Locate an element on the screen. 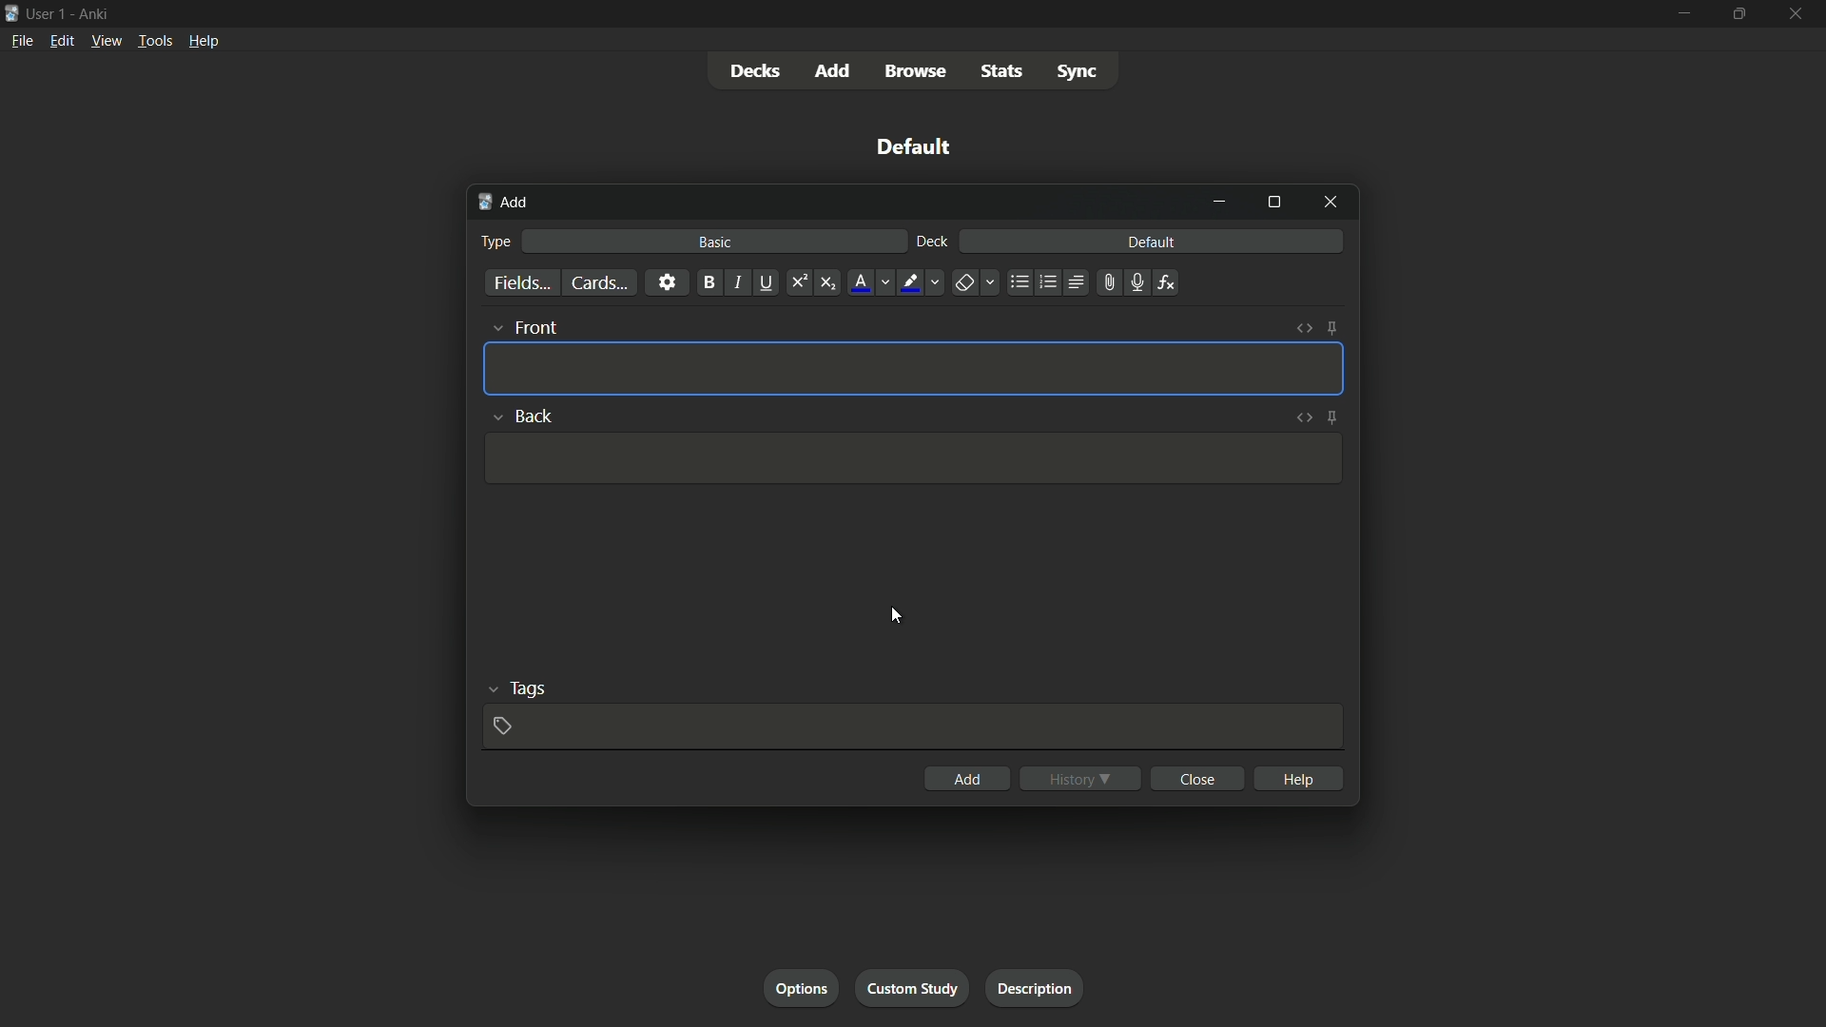  help is located at coordinates (204, 44).